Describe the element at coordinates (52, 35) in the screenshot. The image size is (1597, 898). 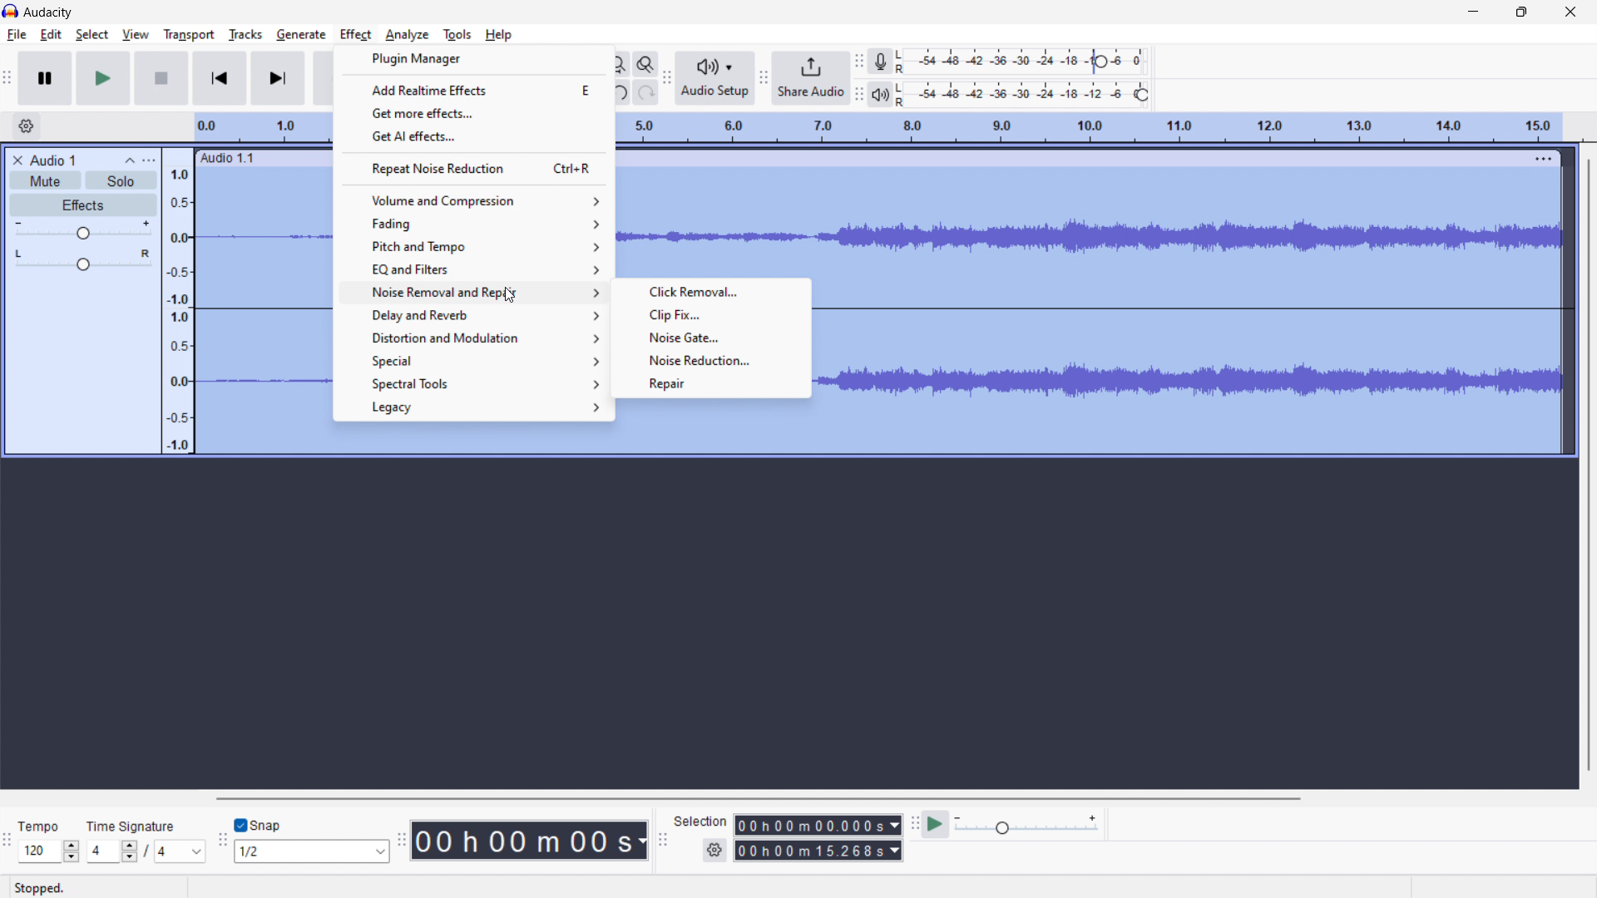
I see `edit` at that location.